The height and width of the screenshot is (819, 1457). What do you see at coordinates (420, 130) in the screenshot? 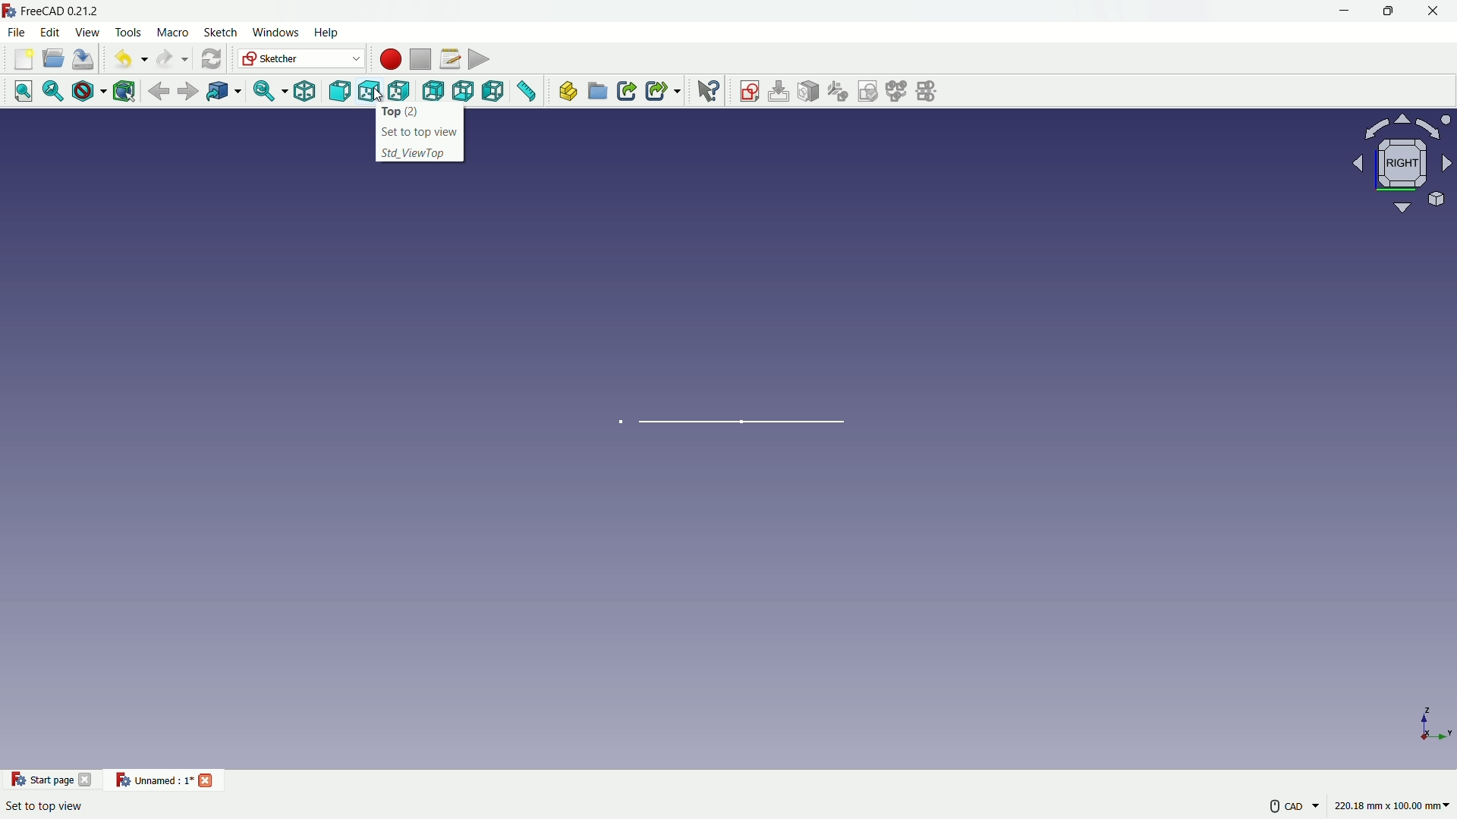
I see `set to top view` at bounding box center [420, 130].